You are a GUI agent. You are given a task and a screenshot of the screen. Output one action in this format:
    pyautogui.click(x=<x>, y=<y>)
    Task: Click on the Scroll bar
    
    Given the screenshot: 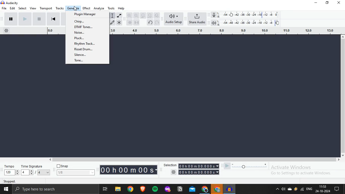 What is the action you would take?
    pyautogui.click(x=343, y=98)
    